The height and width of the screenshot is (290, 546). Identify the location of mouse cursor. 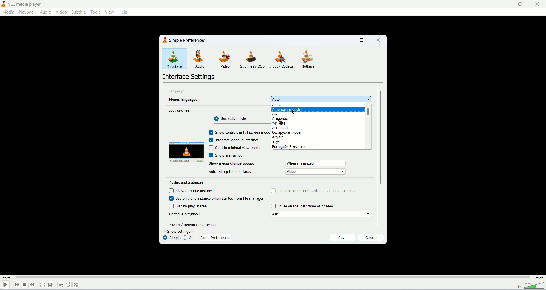
(294, 112).